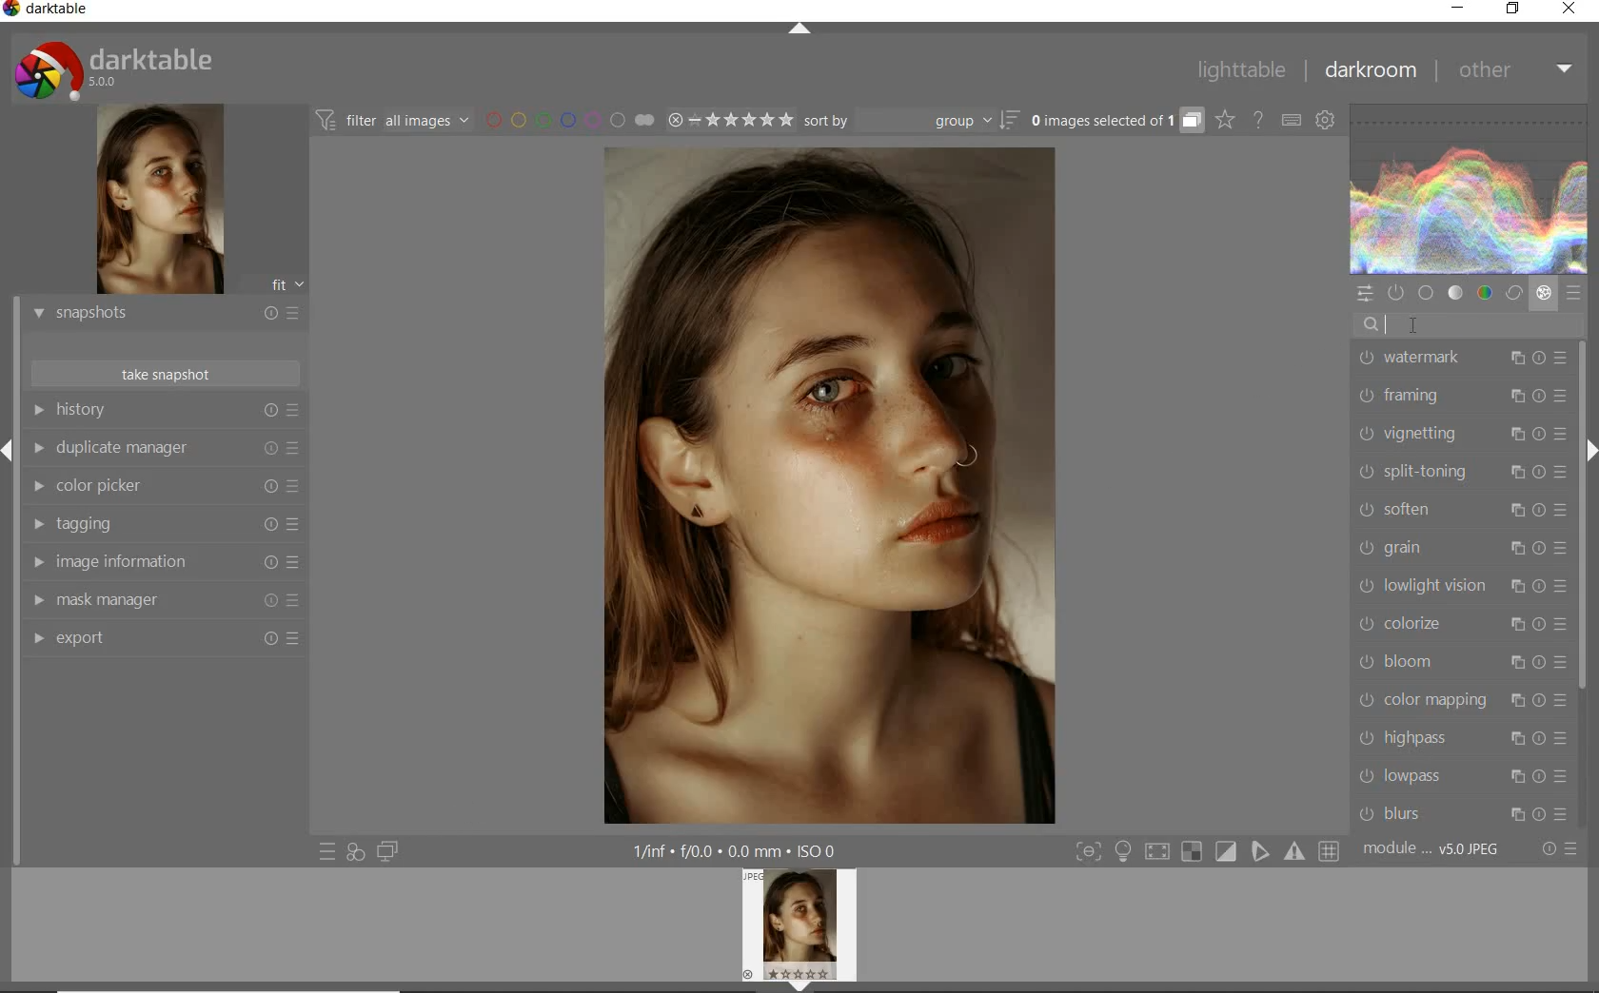 The image size is (1599, 993). Describe the element at coordinates (804, 927) in the screenshot. I see `IMAGE` at that location.